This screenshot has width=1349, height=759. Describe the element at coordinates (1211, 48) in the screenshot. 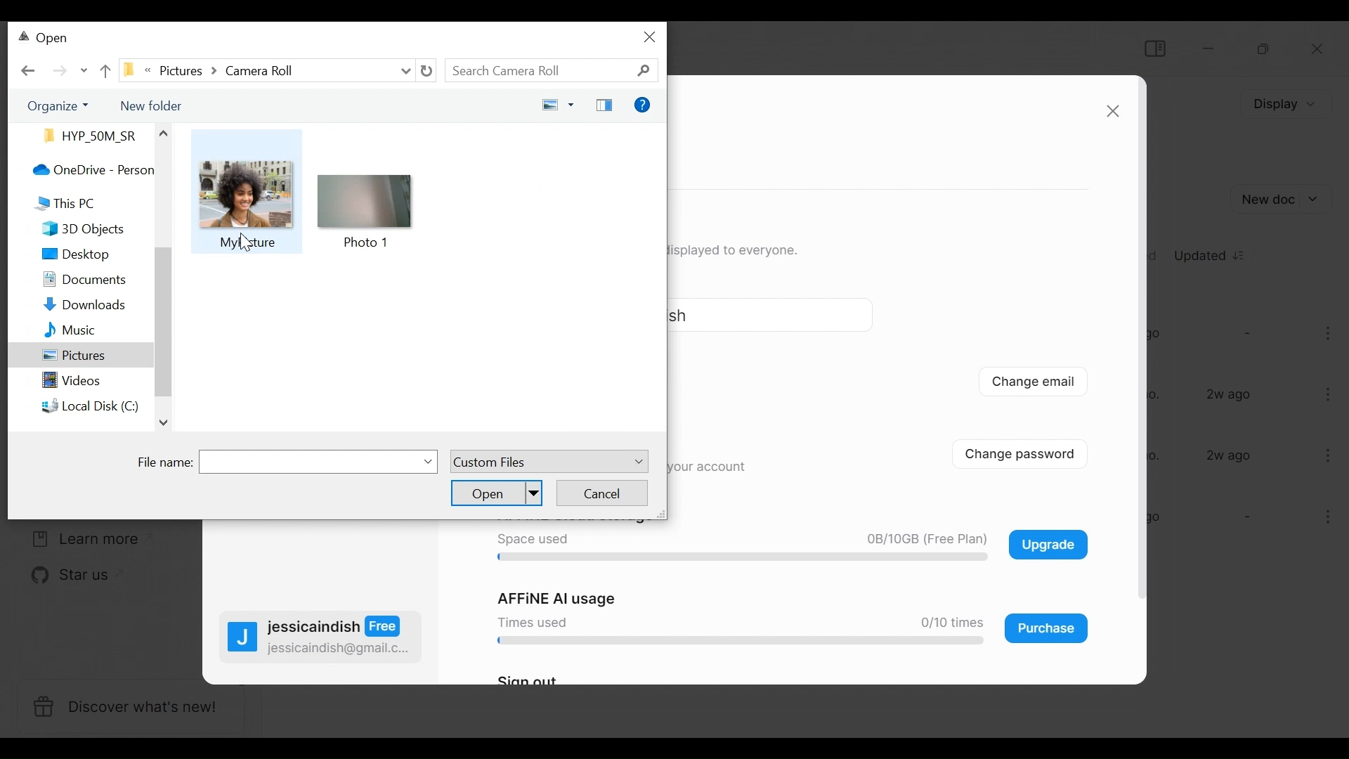

I see `minimize` at that location.